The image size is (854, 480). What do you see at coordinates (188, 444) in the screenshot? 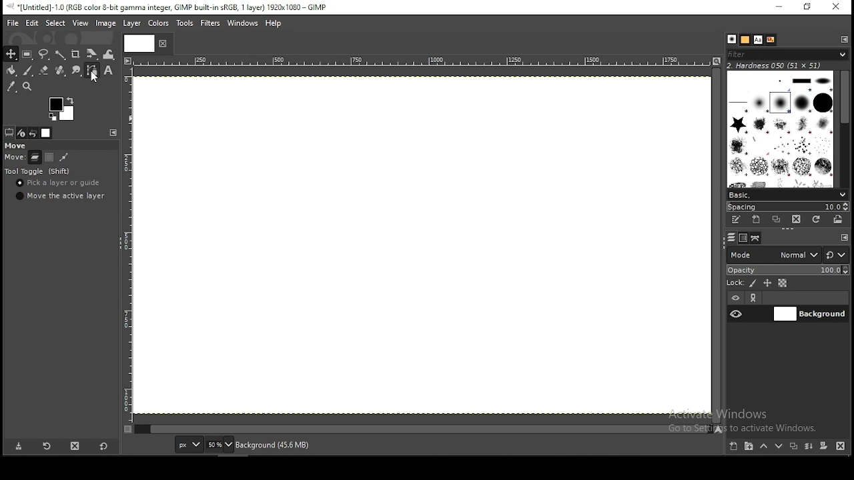
I see `units` at bounding box center [188, 444].